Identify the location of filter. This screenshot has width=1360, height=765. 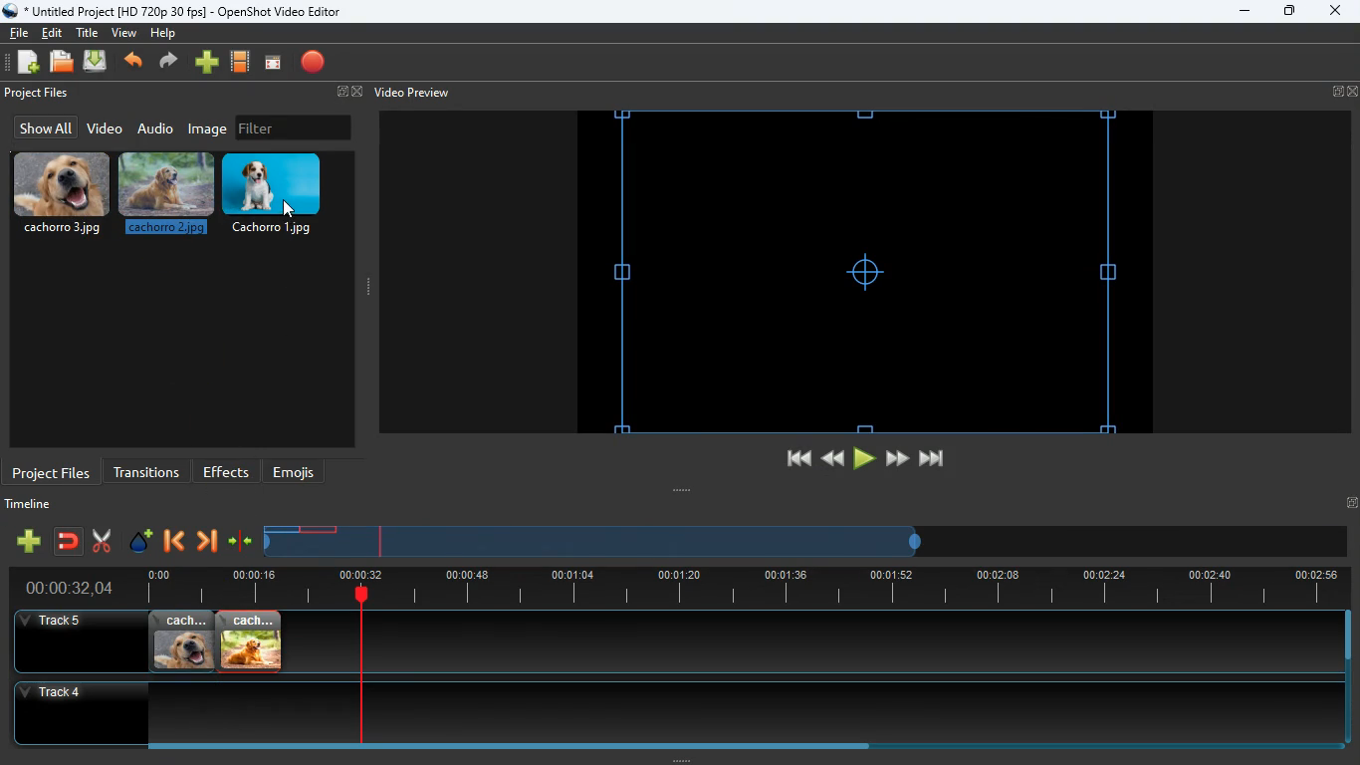
(294, 127).